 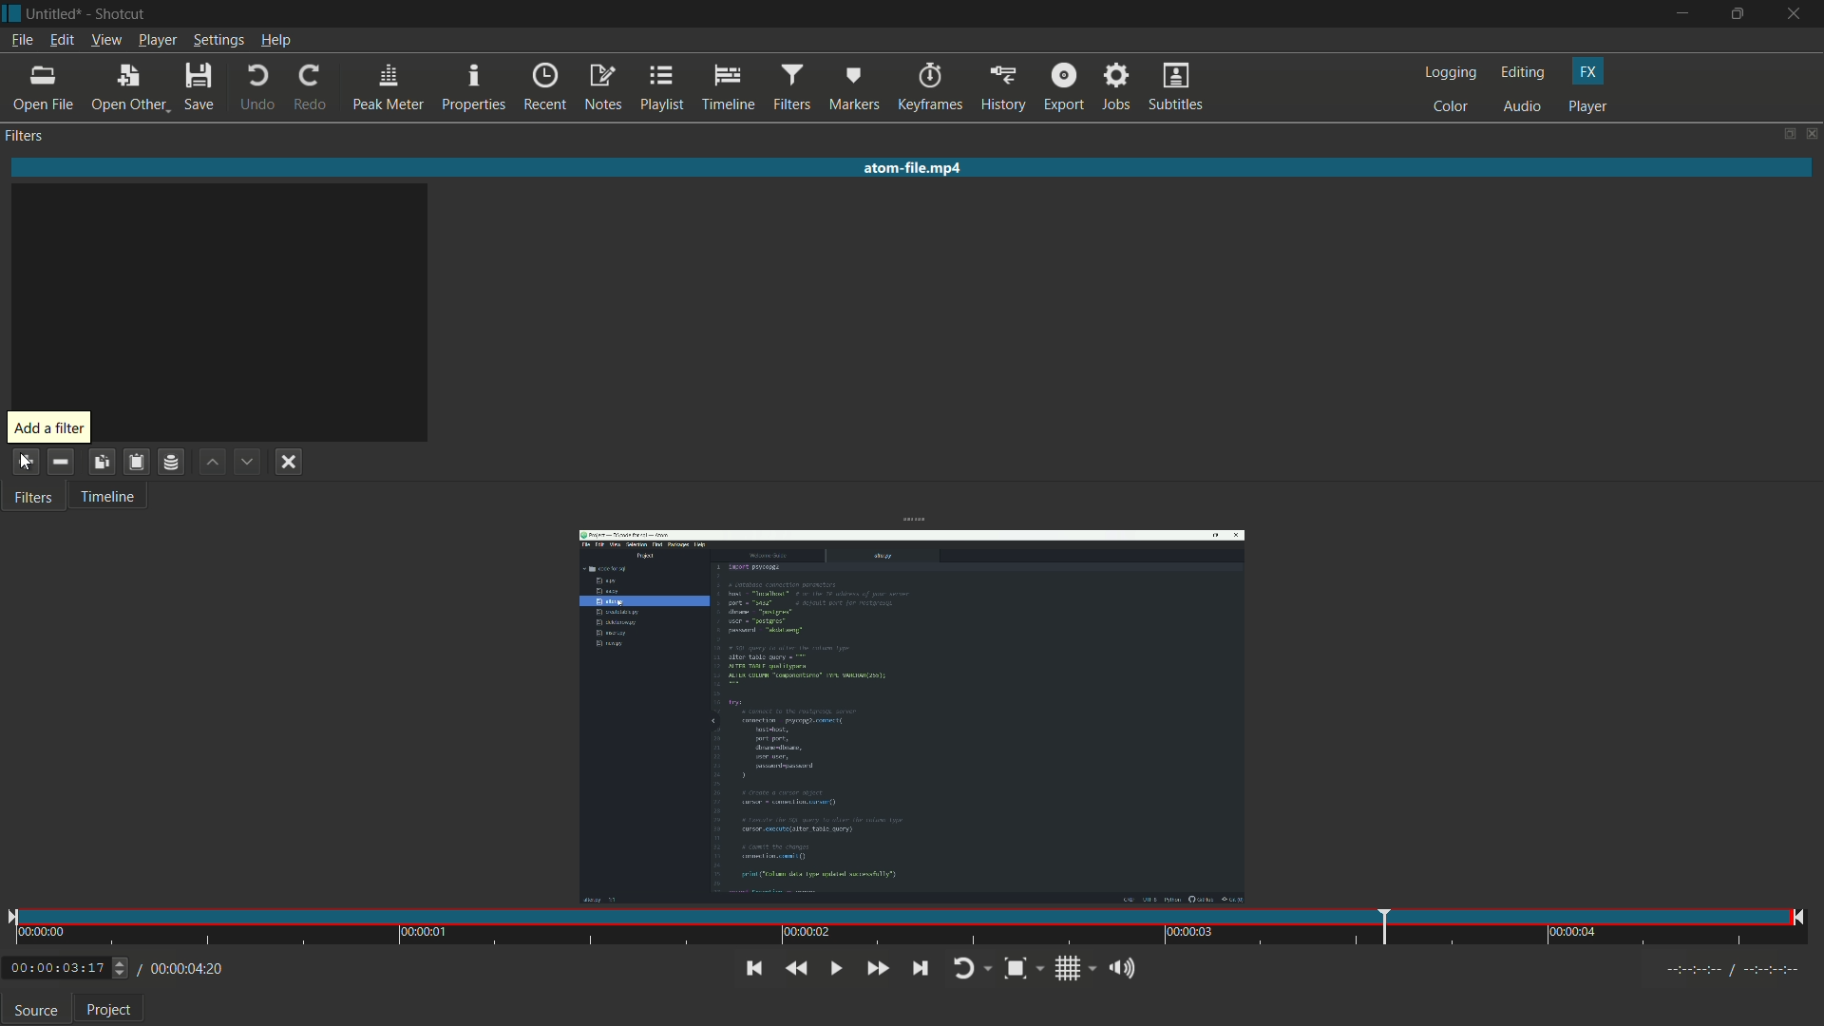 I want to click on editing, so click(x=1525, y=73).